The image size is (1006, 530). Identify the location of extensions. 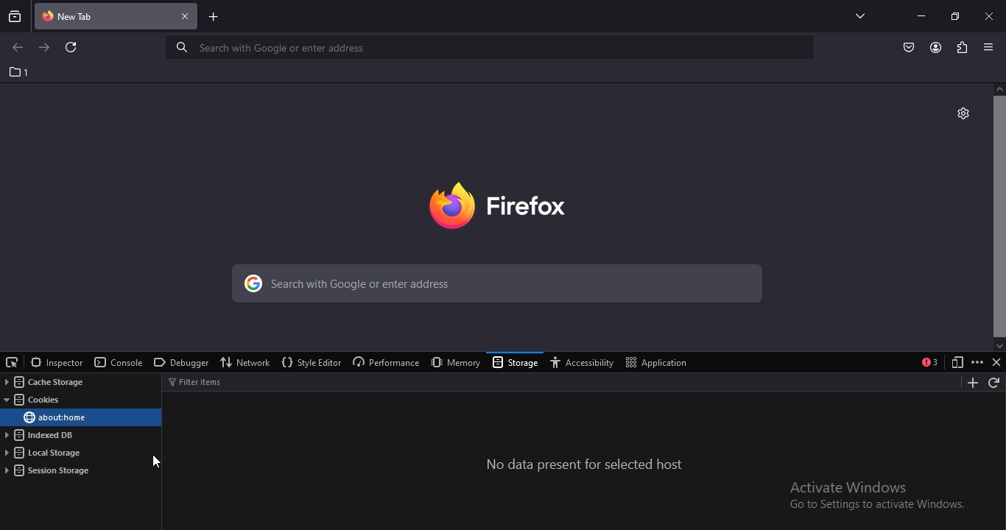
(960, 46).